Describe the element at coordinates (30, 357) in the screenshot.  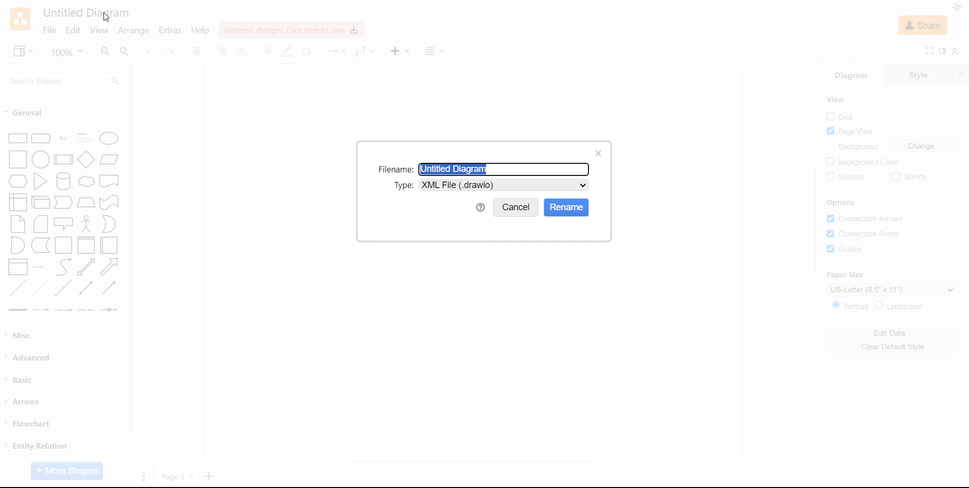
I see `Advanced ` at that location.